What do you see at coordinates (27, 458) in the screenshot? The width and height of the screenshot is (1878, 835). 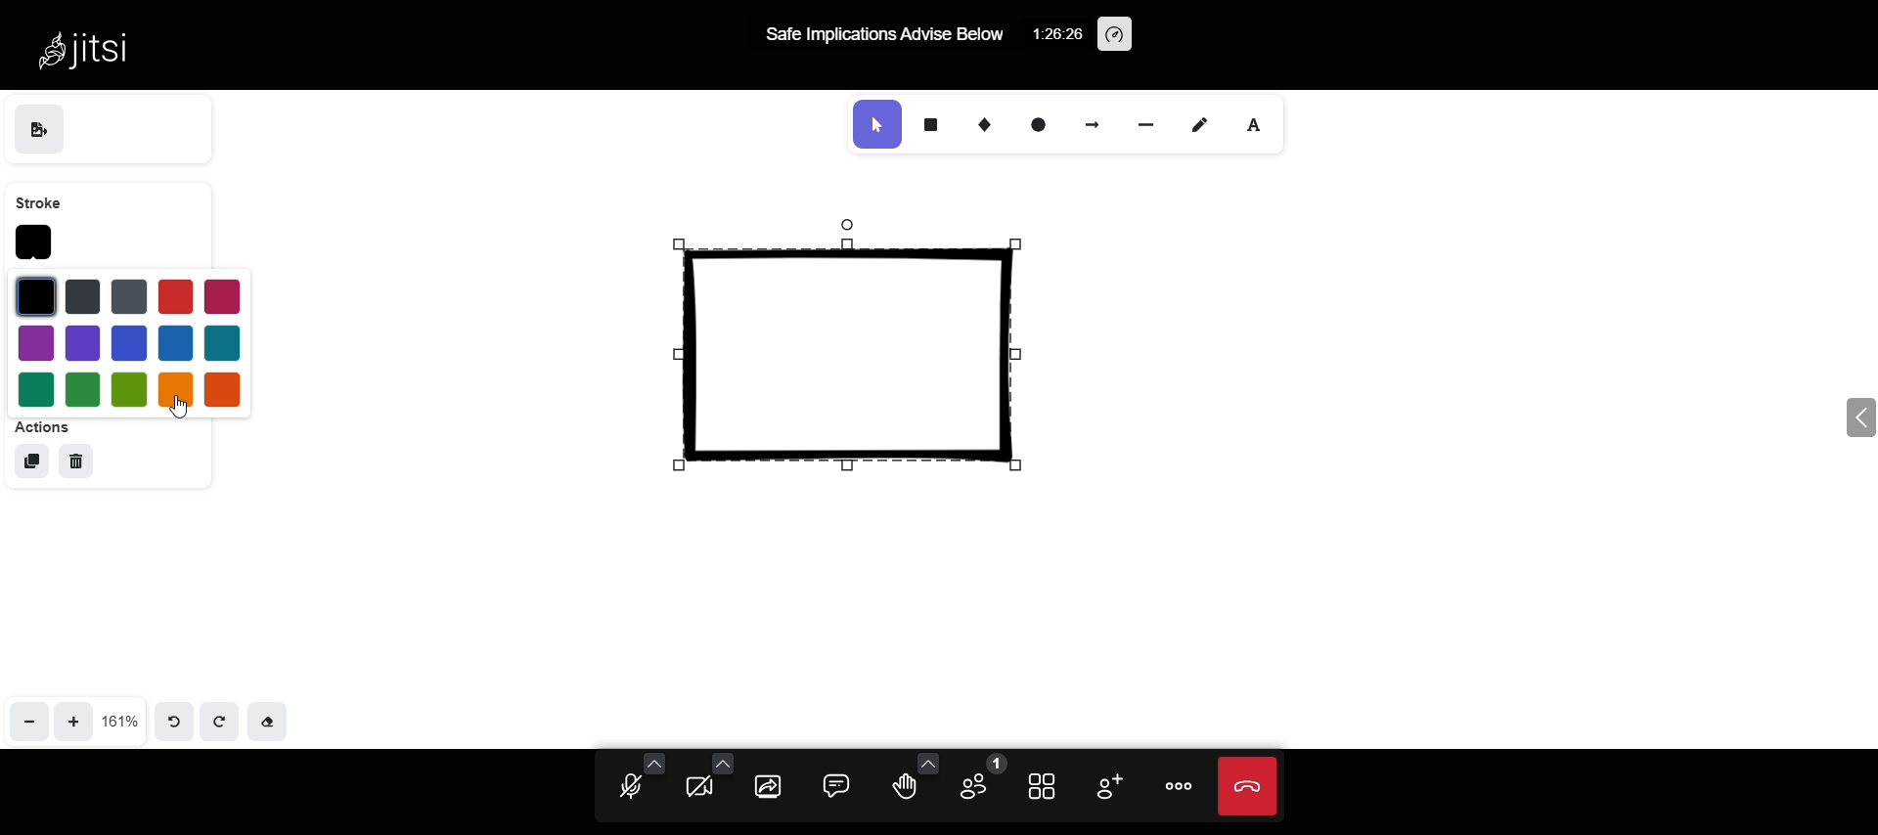 I see `duplicate` at bounding box center [27, 458].